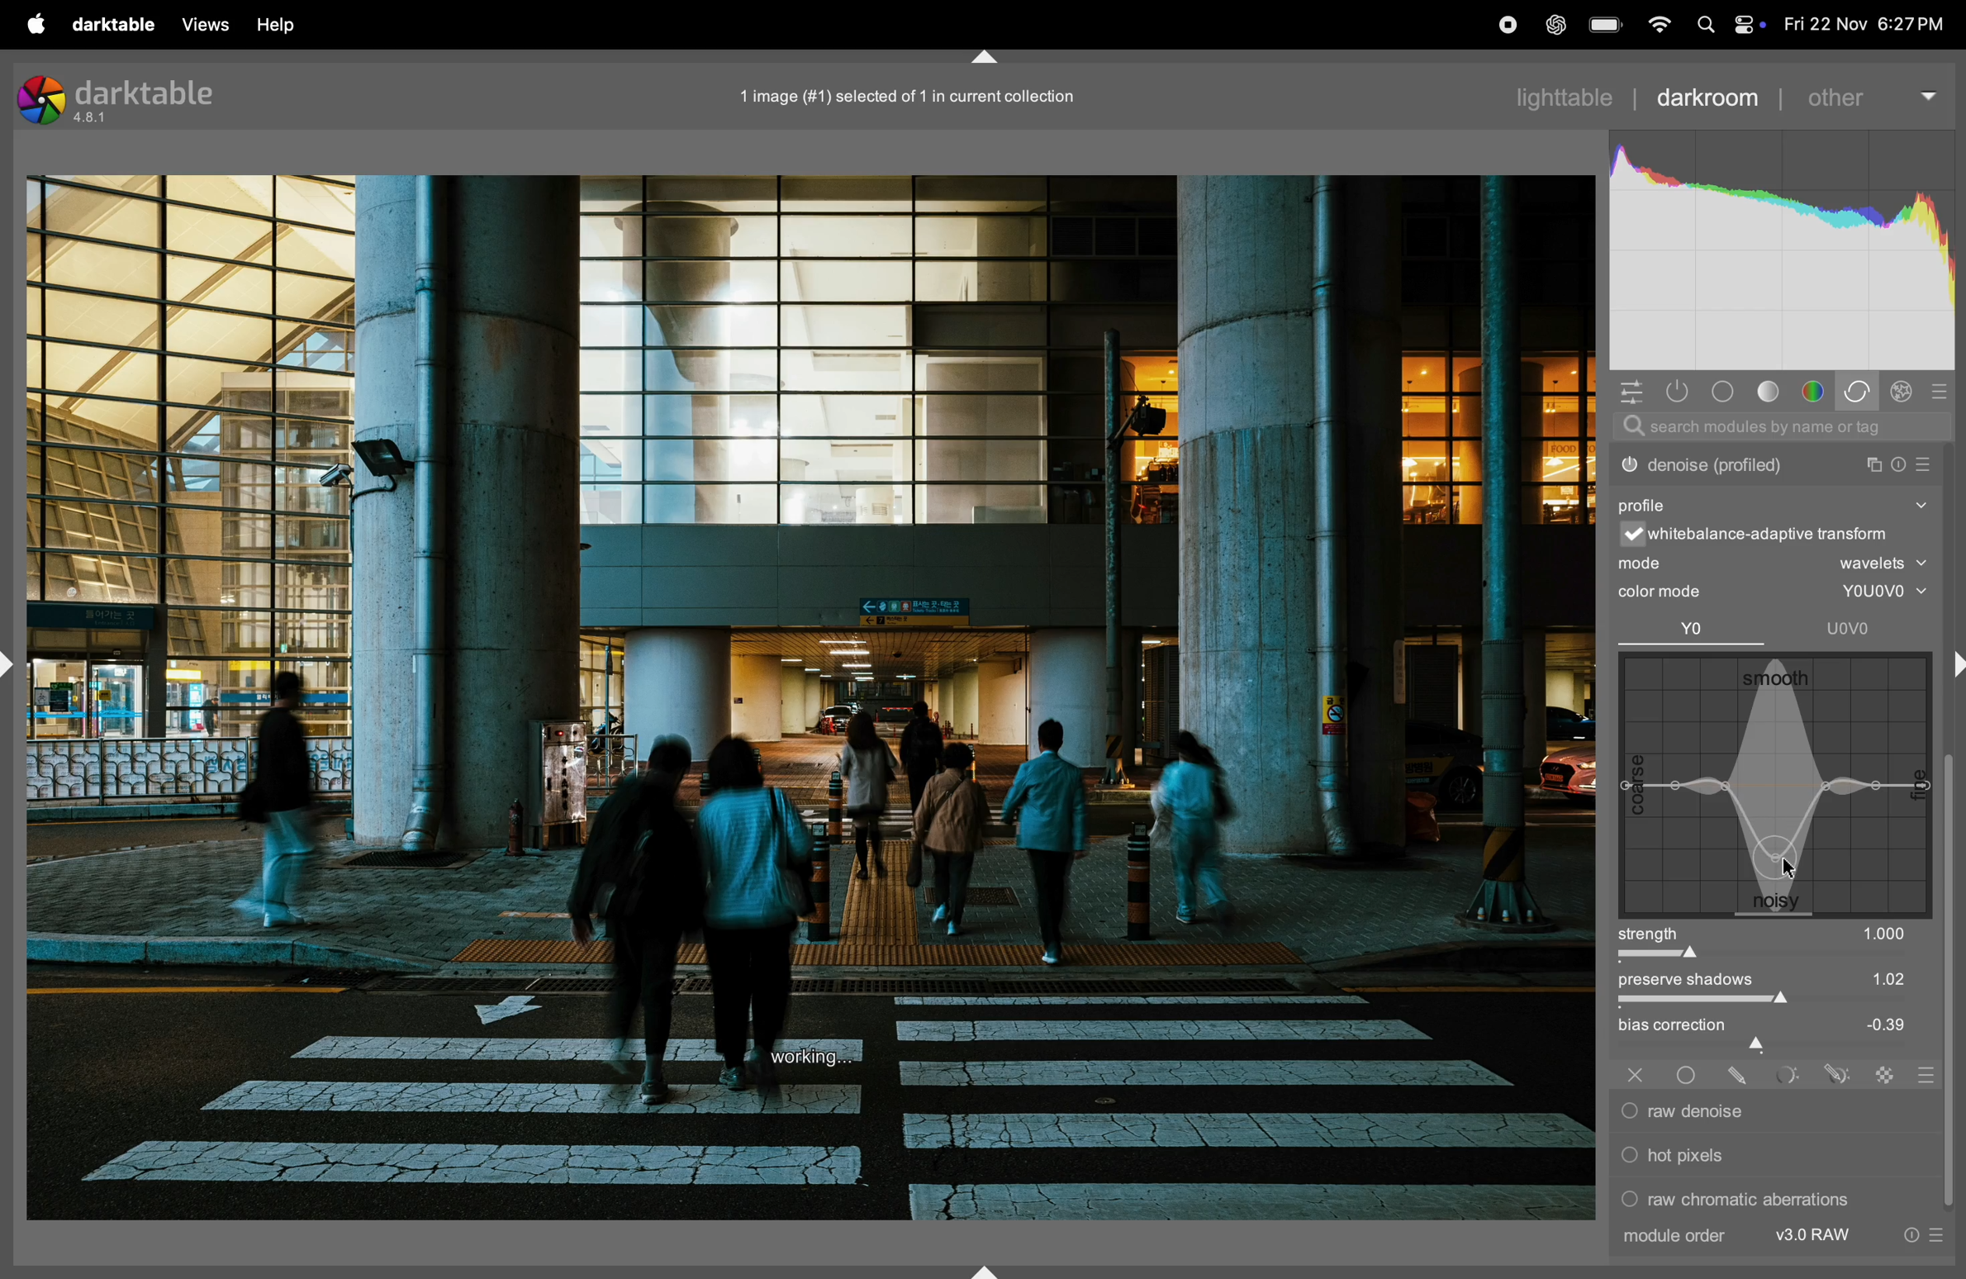  What do you see at coordinates (1837, 630) in the screenshot?
I see `uovo` at bounding box center [1837, 630].